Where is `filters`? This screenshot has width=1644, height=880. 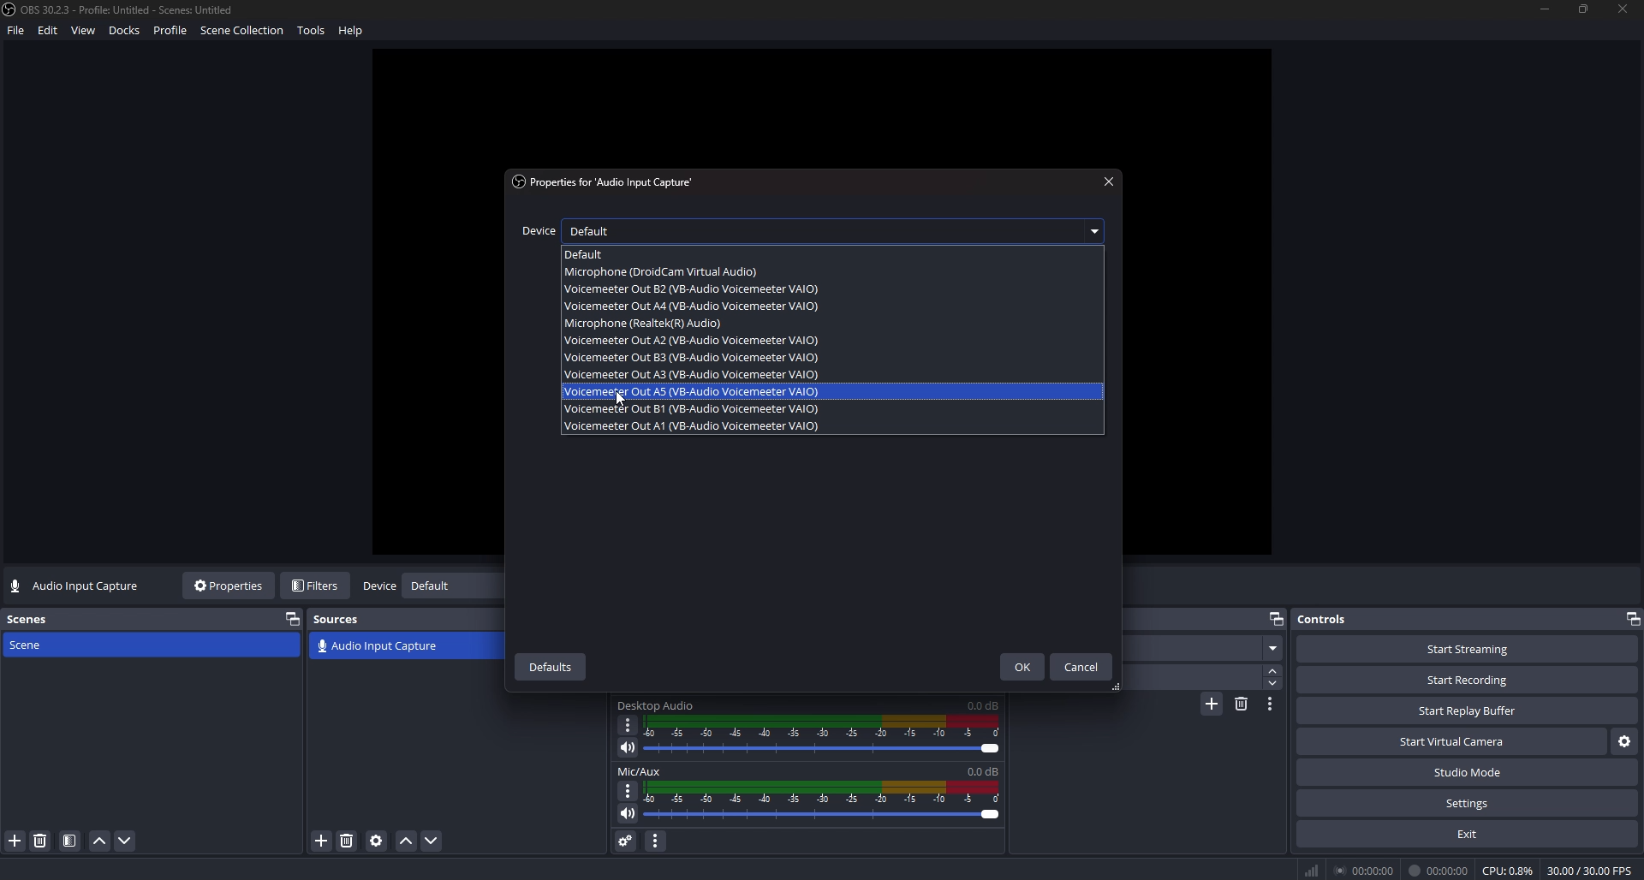 filters is located at coordinates (318, 586).